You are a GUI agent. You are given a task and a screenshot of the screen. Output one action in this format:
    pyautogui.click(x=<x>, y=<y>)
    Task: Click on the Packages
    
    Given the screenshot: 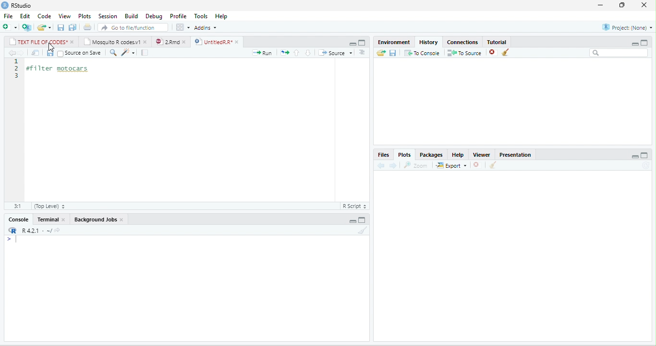 What is the action you would take?
    pyautogui.click(x=431, y=155)
    